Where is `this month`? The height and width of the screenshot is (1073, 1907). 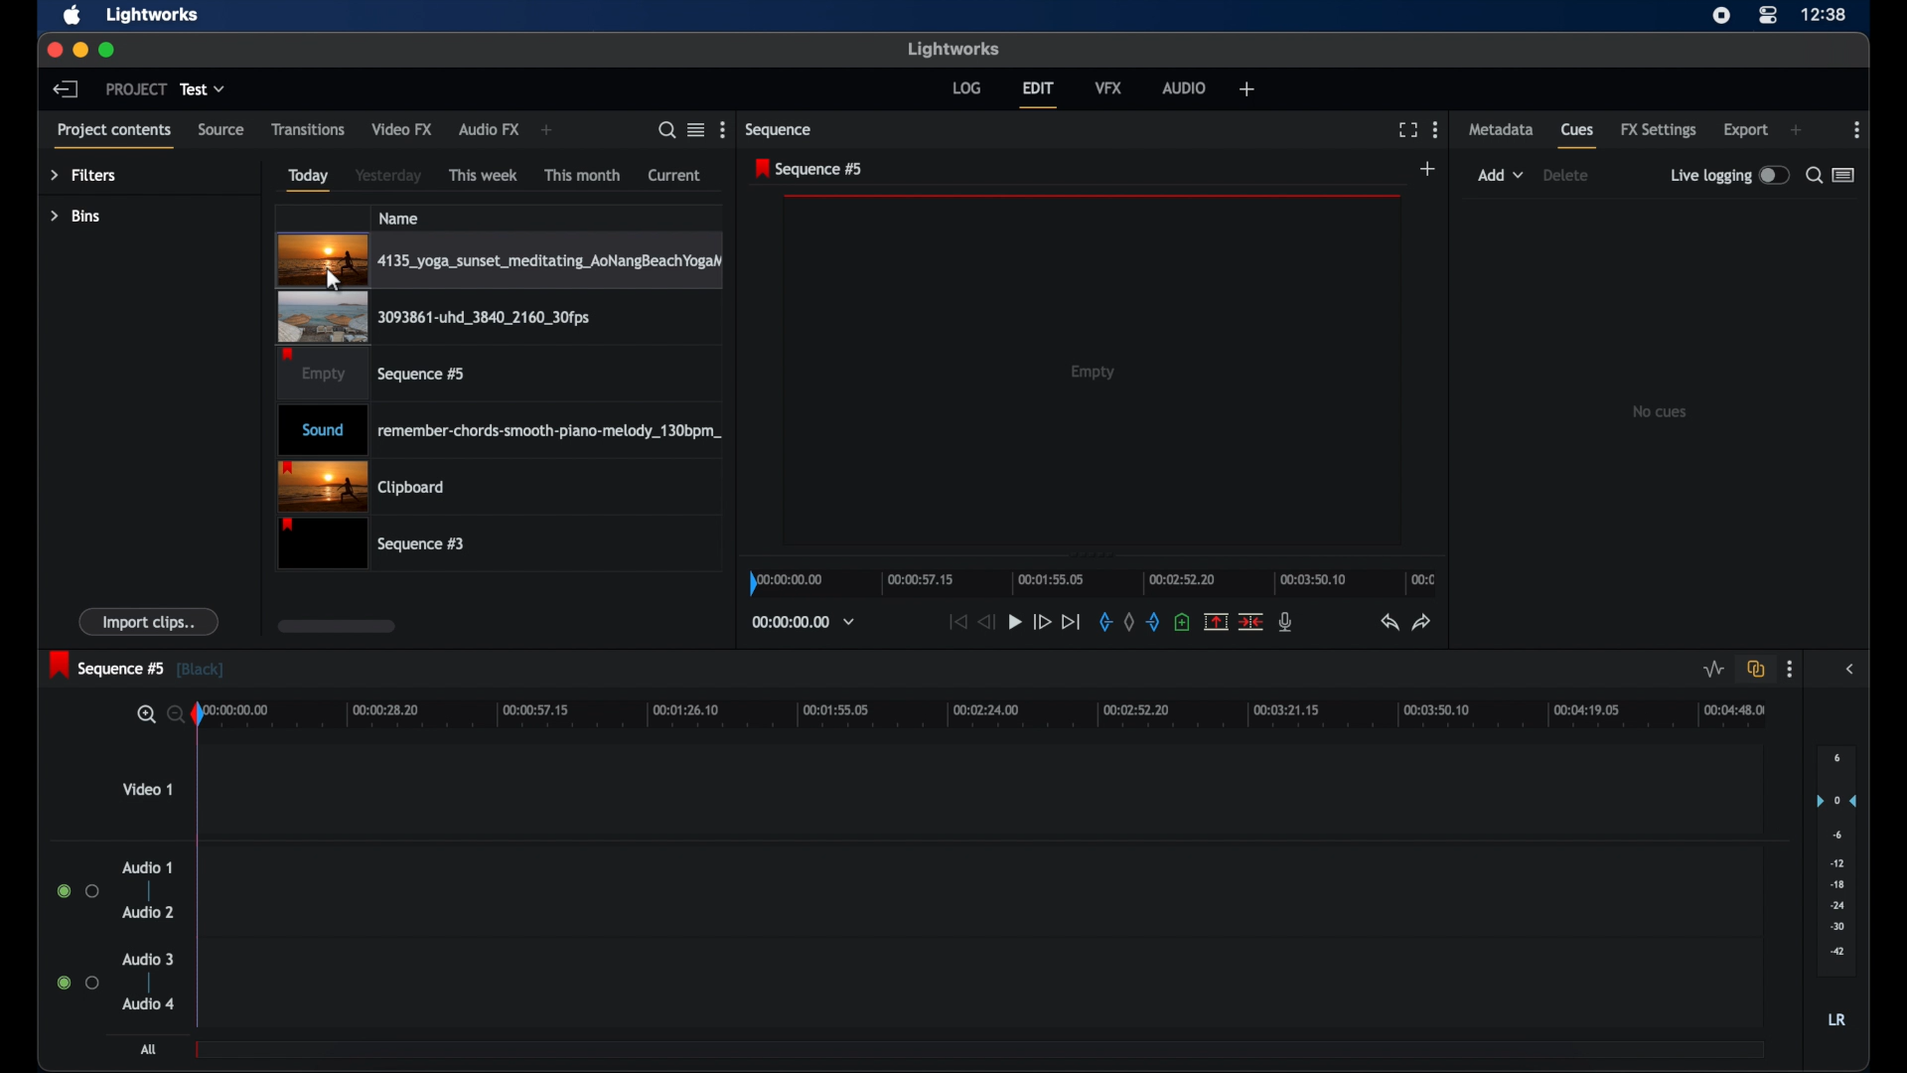 this month is located at coordinates (582, 174).